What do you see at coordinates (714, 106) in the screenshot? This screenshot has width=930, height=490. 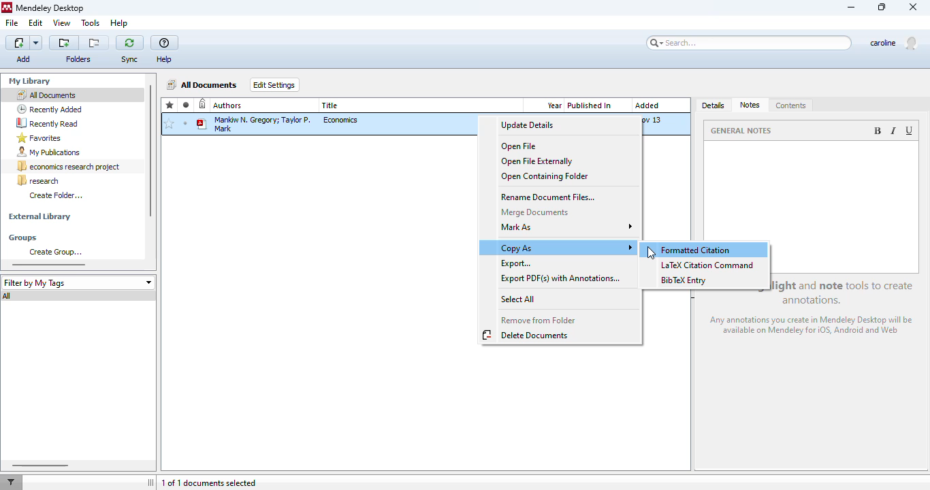 I see `details` at bounding box center [714, 106].